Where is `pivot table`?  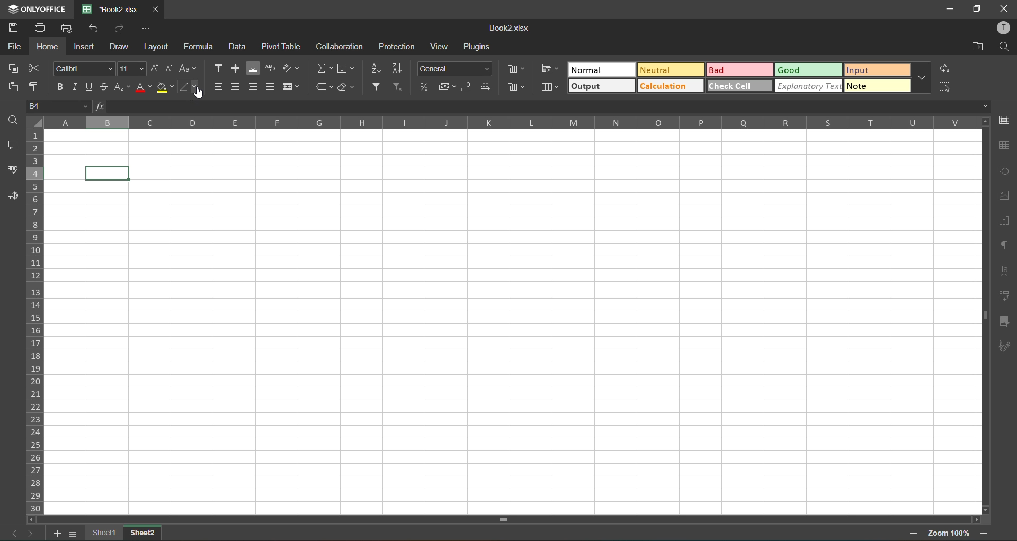
pivot table is located at coordinates (1003, 296).